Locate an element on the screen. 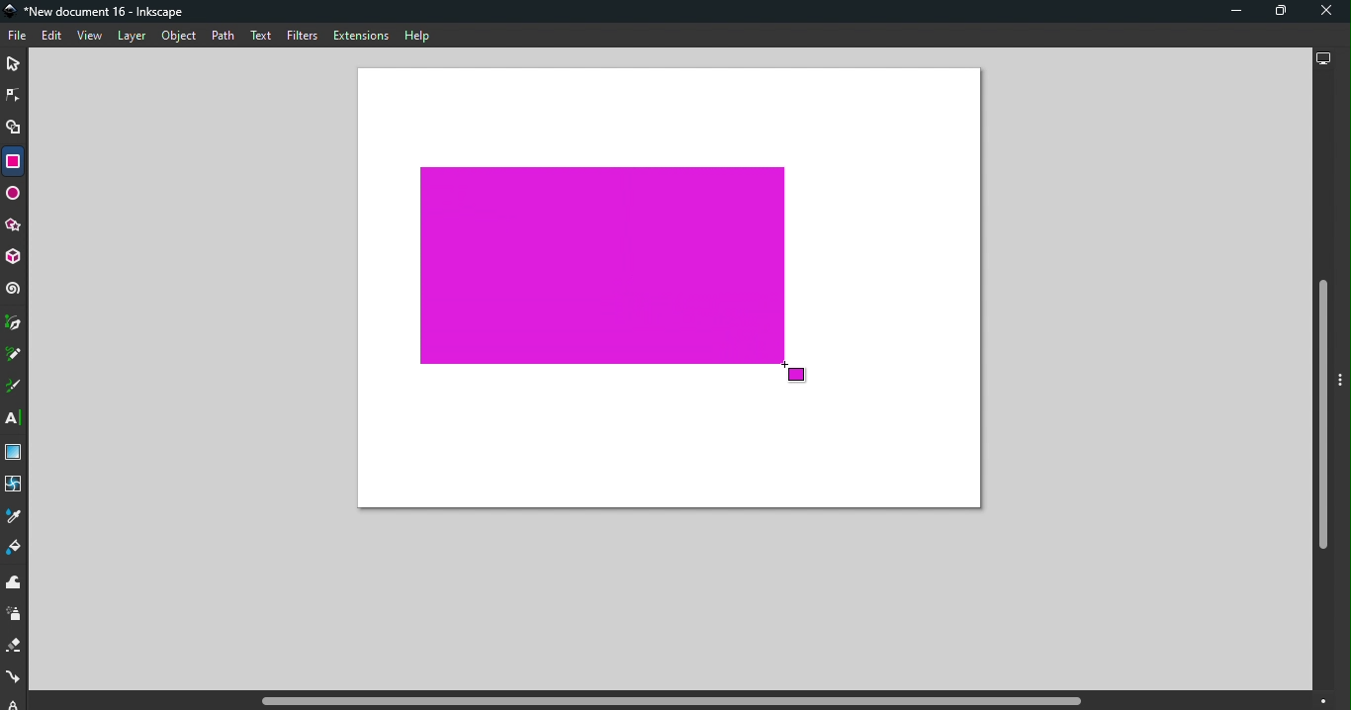 The width and height of the screenshot is (1351, 710). Document name is located at coordinates (99, 12).